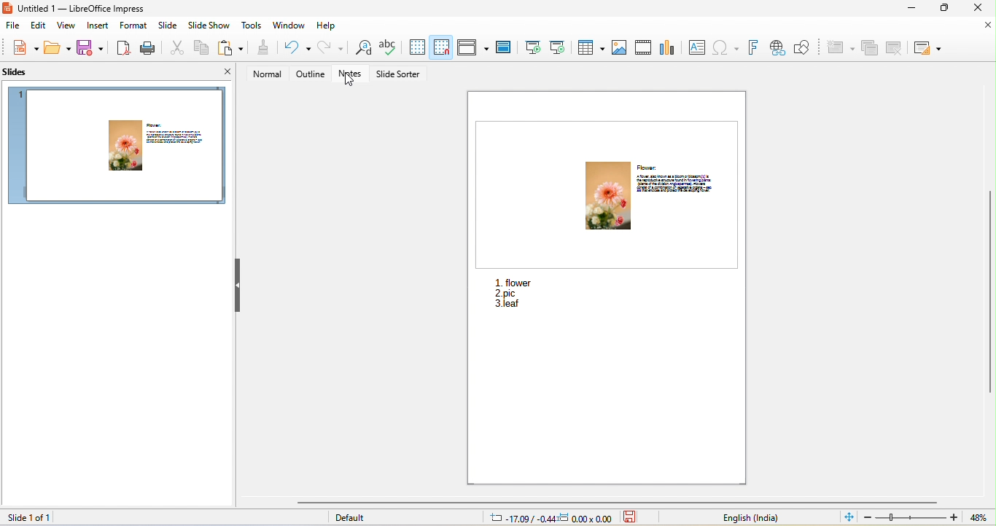  Describe the element at coordinates (947, 8) in the screenshot. I see `maximize` at that location.